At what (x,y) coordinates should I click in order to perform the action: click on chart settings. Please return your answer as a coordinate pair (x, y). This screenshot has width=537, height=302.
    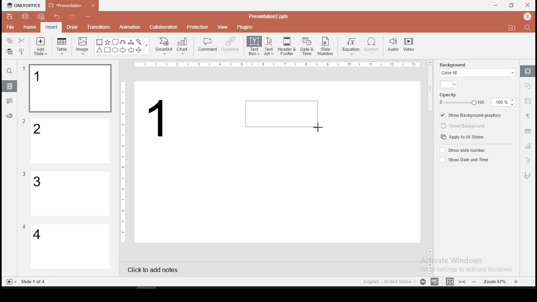
    Looking at the image, I should click on (527, 146).